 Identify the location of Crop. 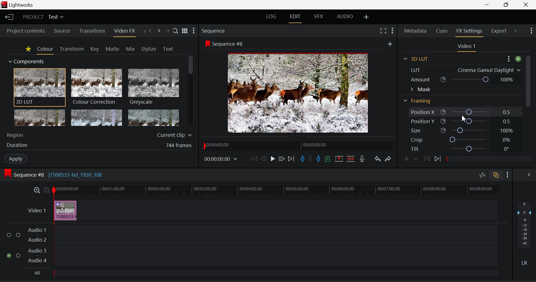
(462, 140).